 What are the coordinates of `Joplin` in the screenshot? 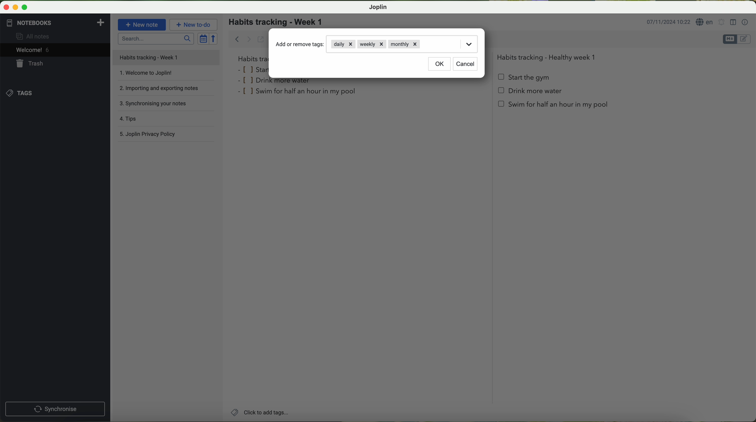 It's located at (377, 7).